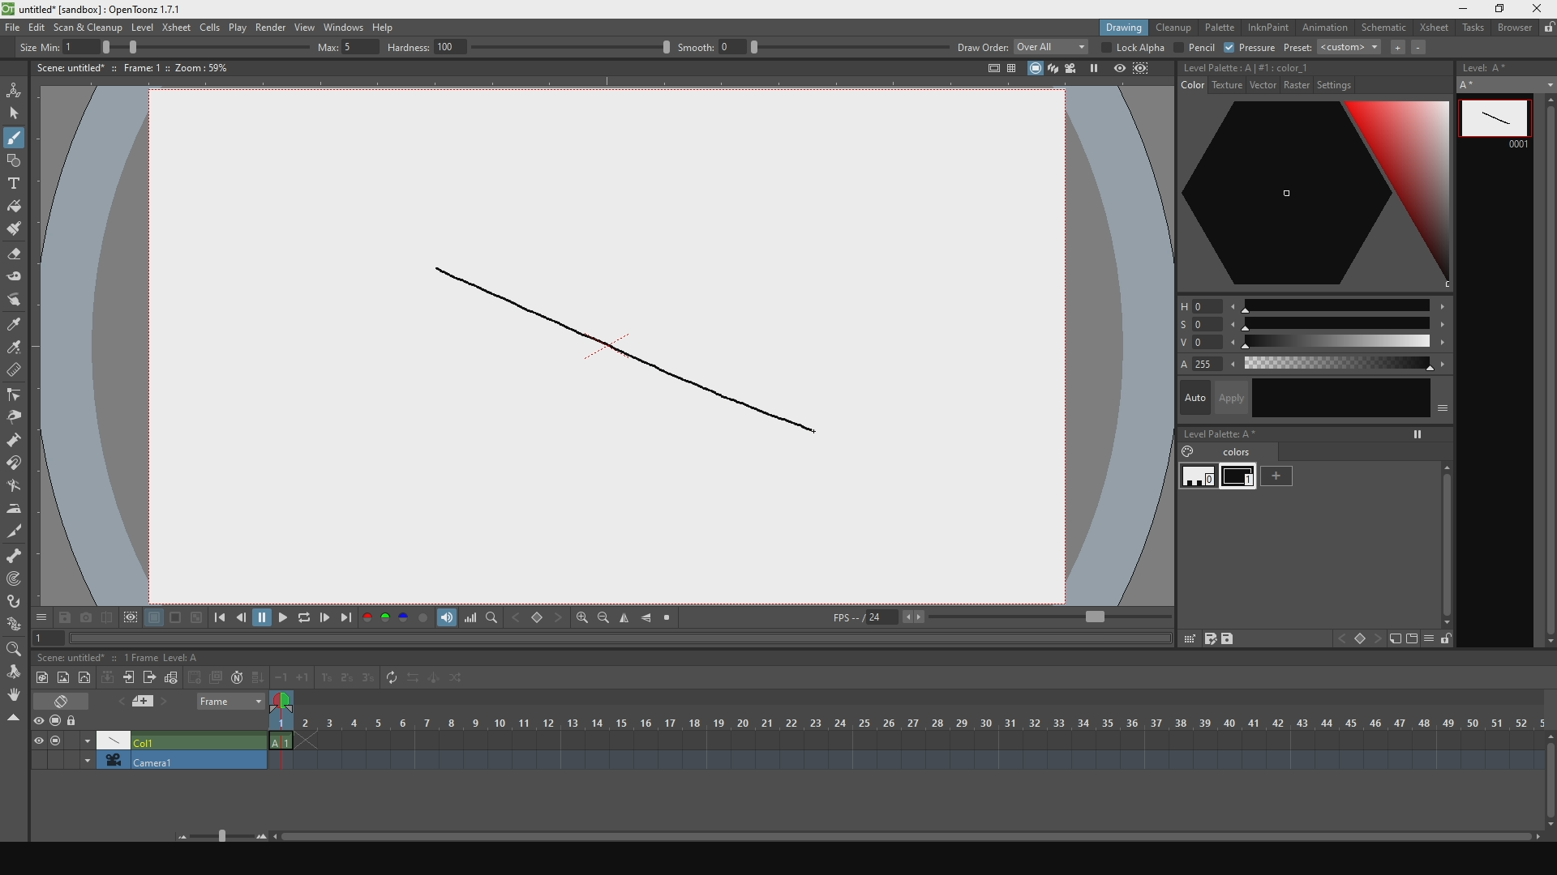 The height and width of the screenshot is (875, 1557). Describe the element at coordinates (1386, 28) in the screenshot. I see `schematic` at that location.